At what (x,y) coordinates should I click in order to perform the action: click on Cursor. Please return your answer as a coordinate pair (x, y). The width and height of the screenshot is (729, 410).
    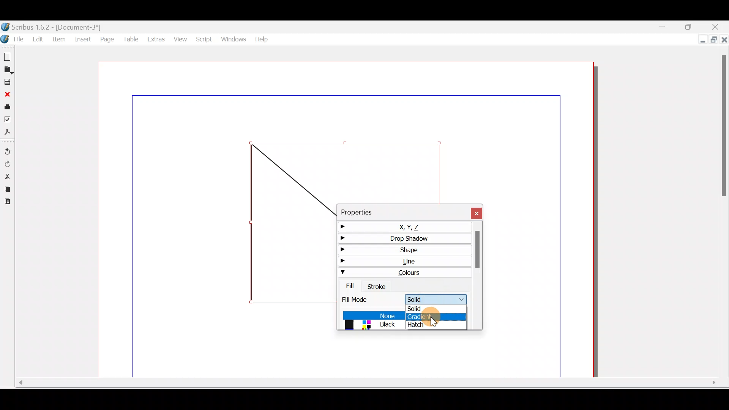
    Looking at the image, I should click on (436, 298).